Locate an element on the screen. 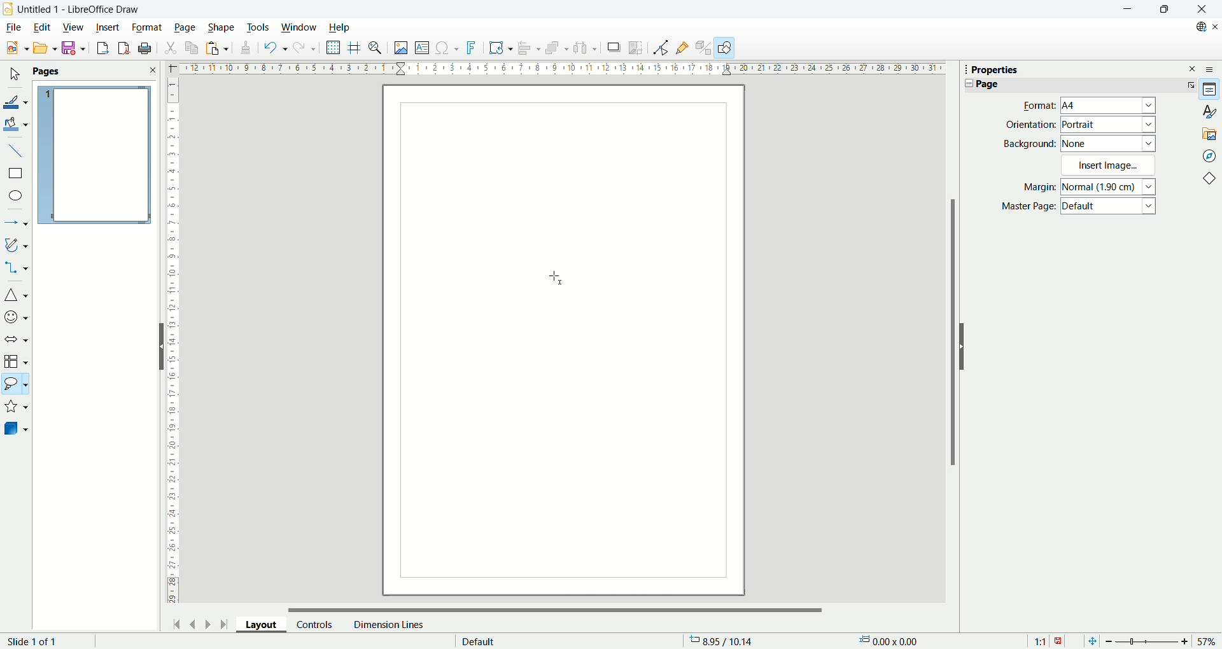  ellipse is located at coordinates (17, 197).